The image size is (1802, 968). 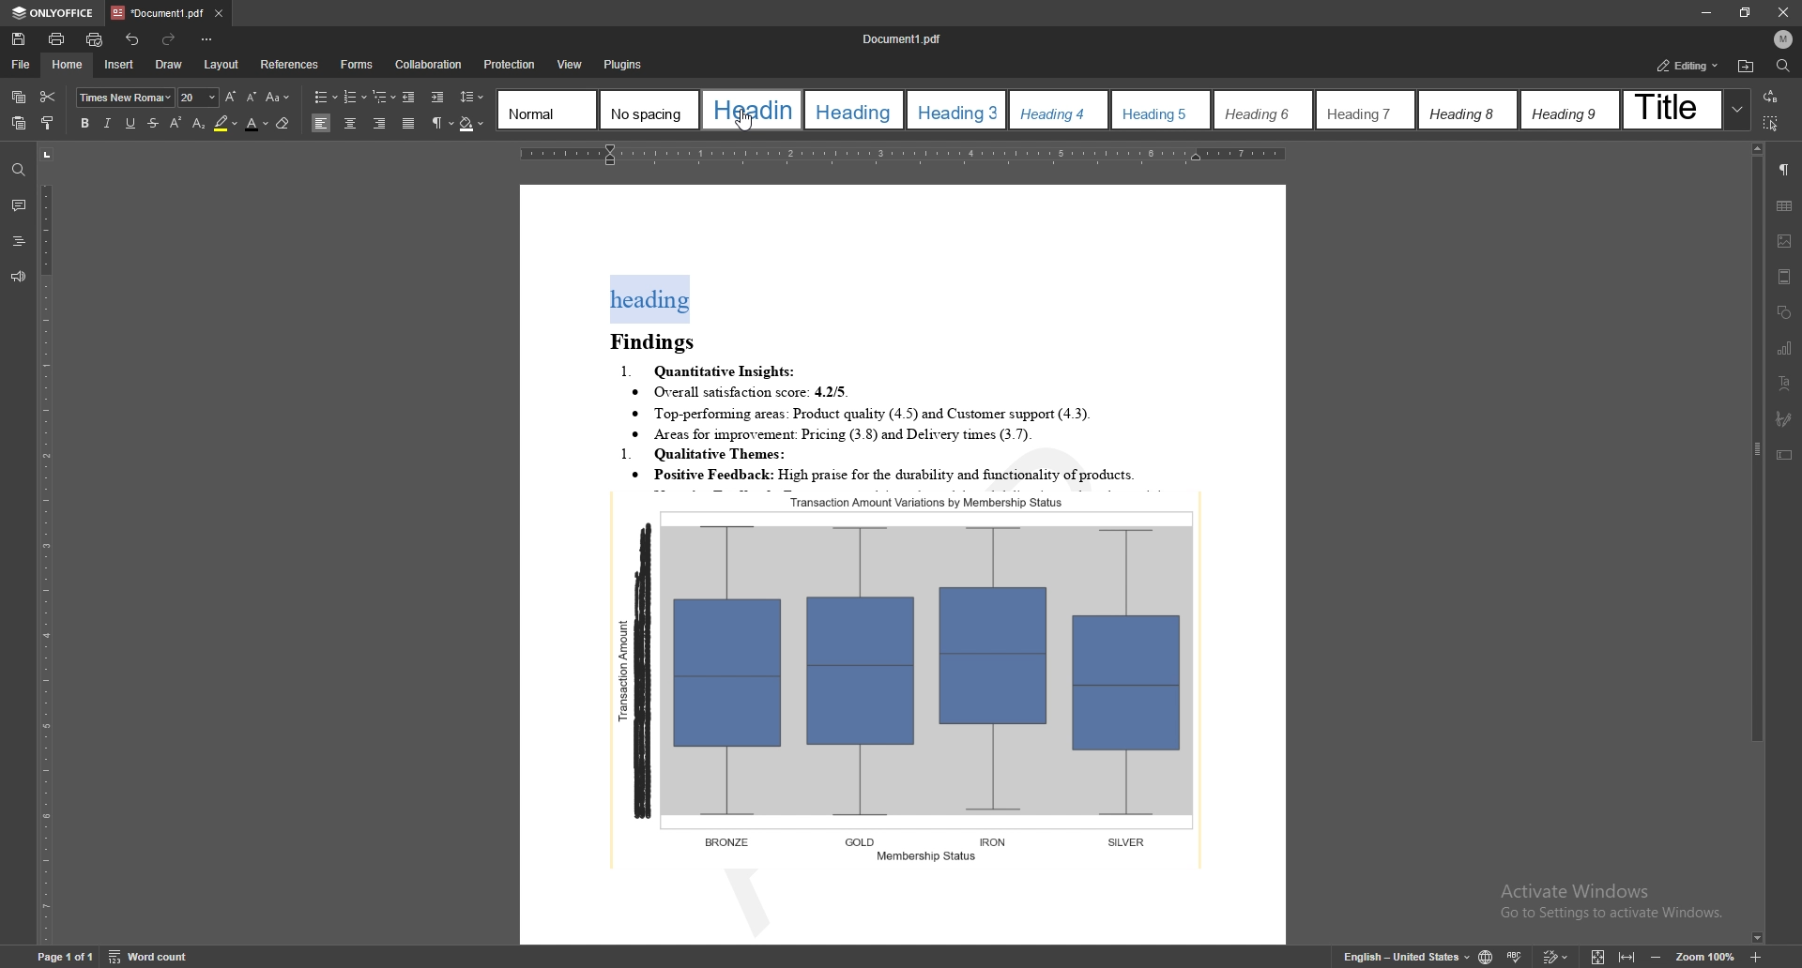 I want to click on align right, so click(x=381, y=124).